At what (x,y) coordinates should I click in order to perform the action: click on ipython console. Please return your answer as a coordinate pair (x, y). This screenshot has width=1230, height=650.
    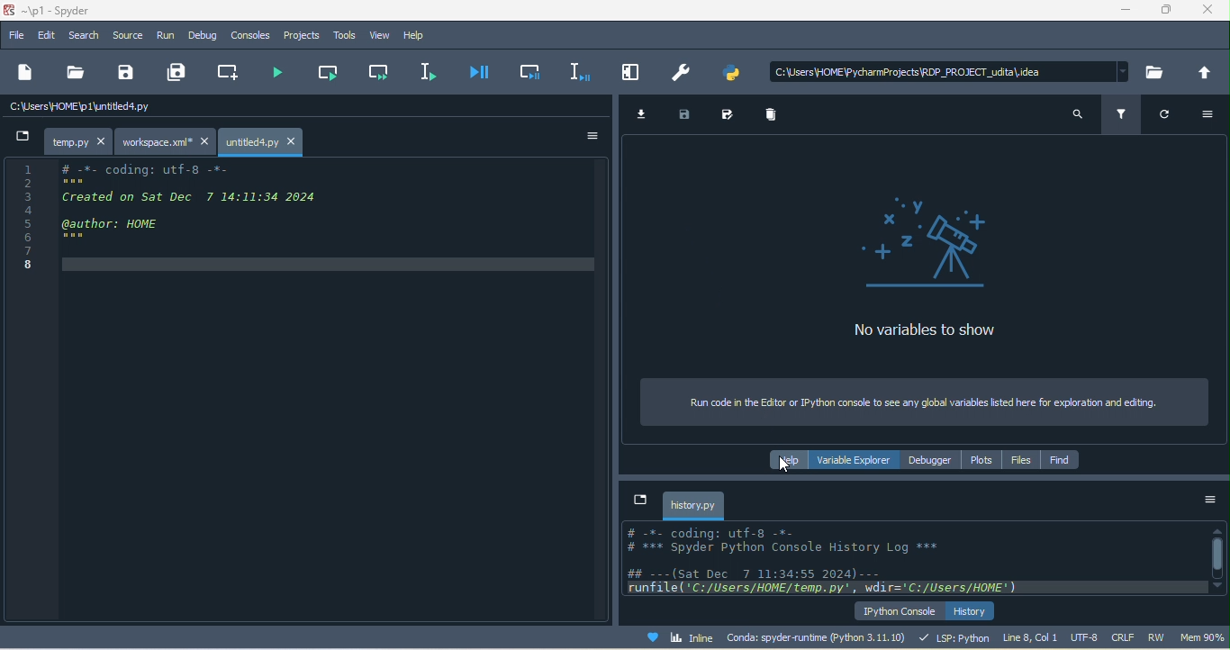
    Looking at the image, I should click on (892, 611).